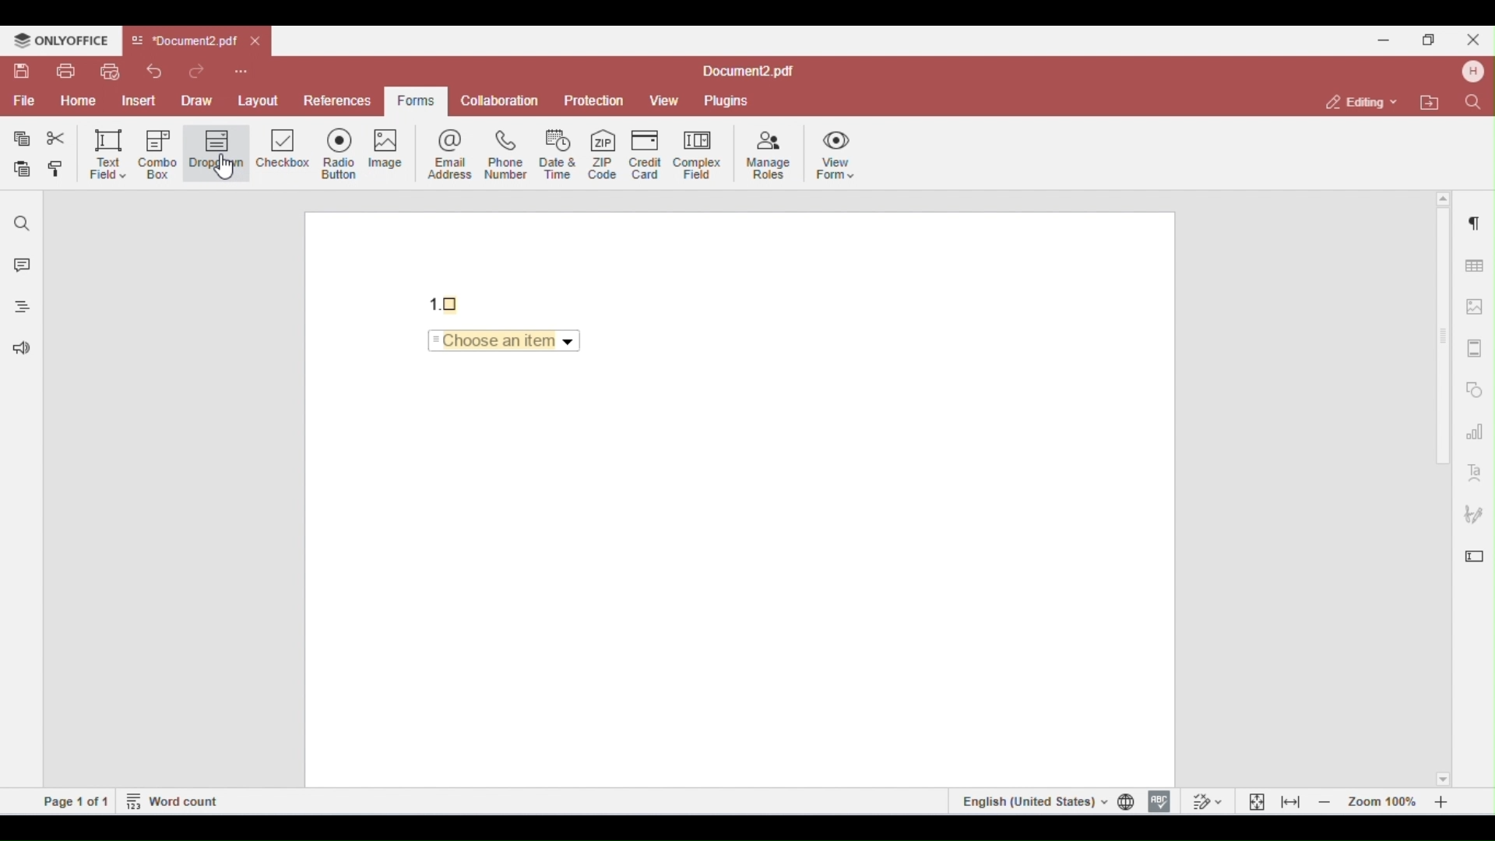 Image resolution: width=1495 pixels, height=841 pixels. Describe the element at coordinates (1205, 801) in the screenshot. I see `track changes` at that location.